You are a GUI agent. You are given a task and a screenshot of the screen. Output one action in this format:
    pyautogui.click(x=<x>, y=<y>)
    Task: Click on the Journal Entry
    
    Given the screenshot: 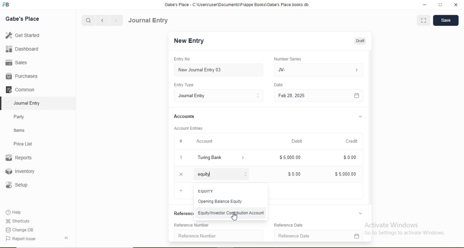 What is the action you would take?
    pyautogui.click(x=149, y=20)
    